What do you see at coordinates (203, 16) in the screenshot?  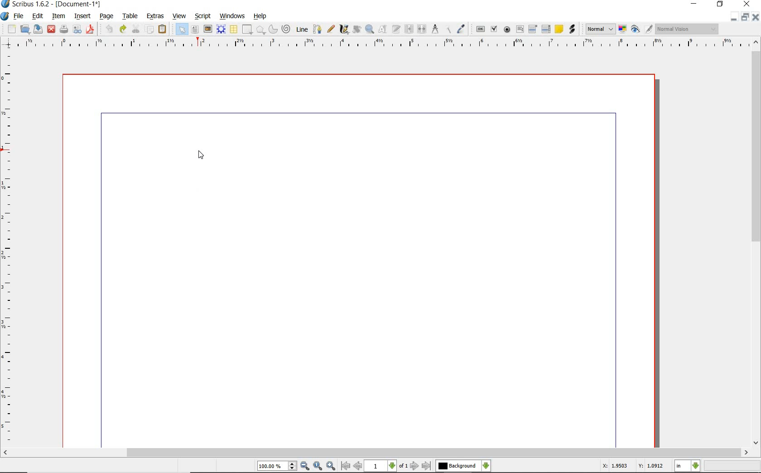 I see `script` at bounding box center [203, 16].